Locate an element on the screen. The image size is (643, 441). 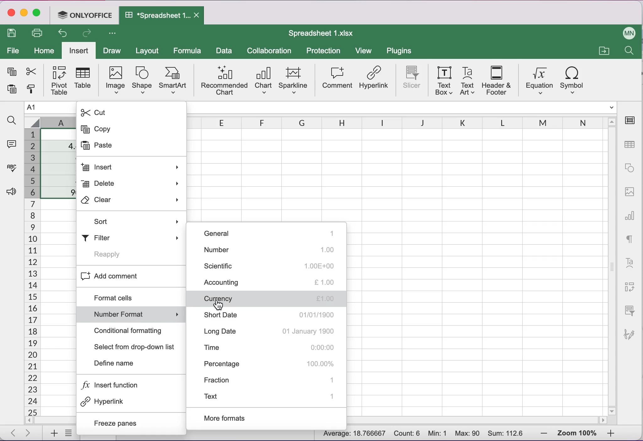
Clear is located at coordinates (131, 201).